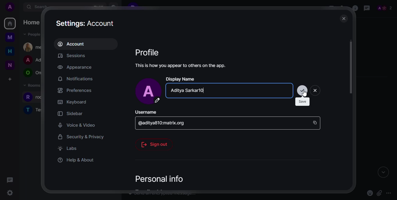 The width and height of the screenshot is (397, 200). What do you see at coordinates (146, 112) in the screenshot?
I see `username` at bounding box center [146, 112].